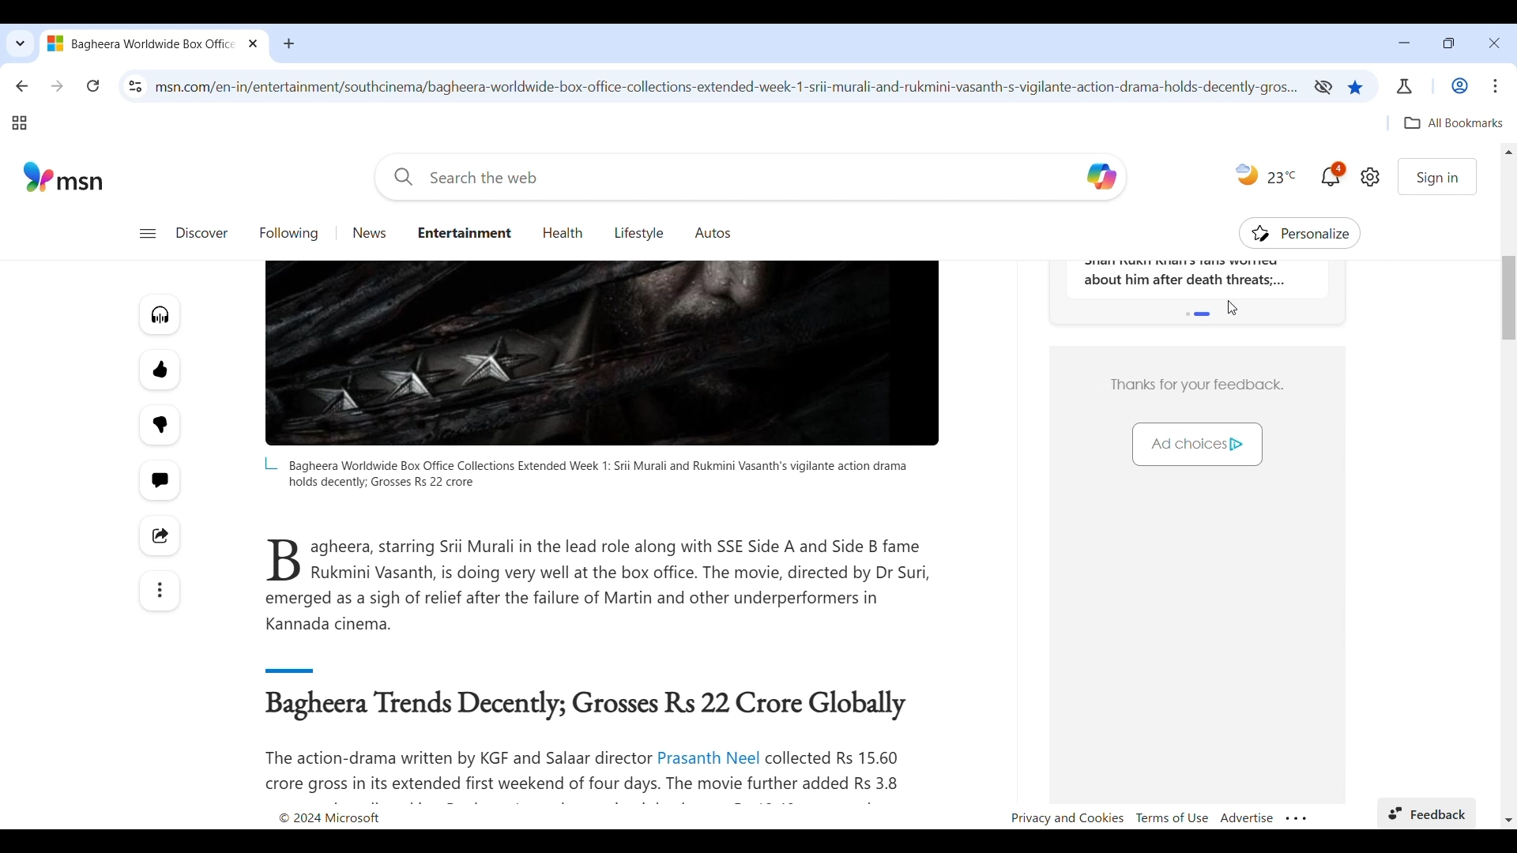  What do you see at coordinates (158, 481) in the screenshot?
I see `Start the conversation` at bounding box center [158, 481].